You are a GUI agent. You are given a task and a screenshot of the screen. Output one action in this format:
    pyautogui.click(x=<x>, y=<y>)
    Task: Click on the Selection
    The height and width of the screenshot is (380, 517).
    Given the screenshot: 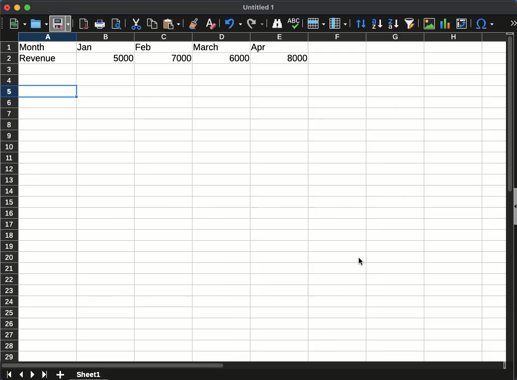 What is the action you would take?
    pyautogui.click(x=49, y=91)
    